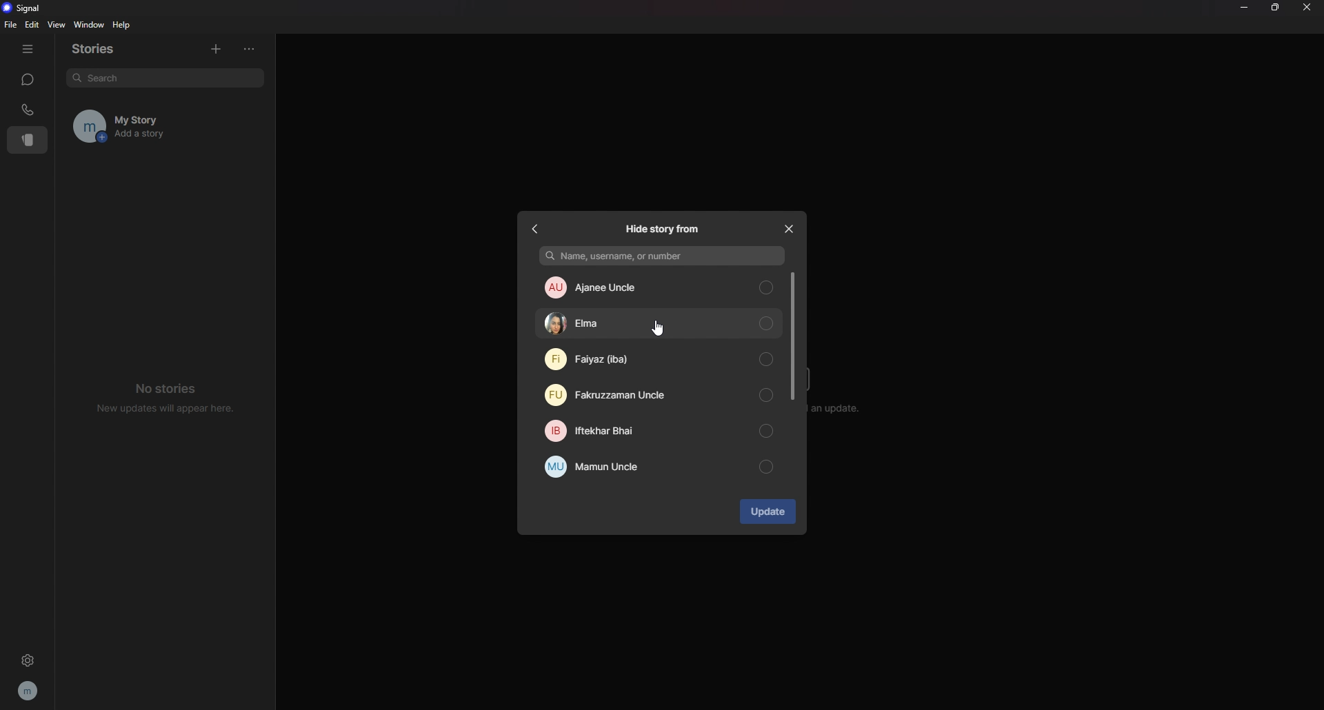 This screenshot has width=1324, height=710. Describe the element at coordinates (28, 140) in the screenshot. I see `stories` at that location.